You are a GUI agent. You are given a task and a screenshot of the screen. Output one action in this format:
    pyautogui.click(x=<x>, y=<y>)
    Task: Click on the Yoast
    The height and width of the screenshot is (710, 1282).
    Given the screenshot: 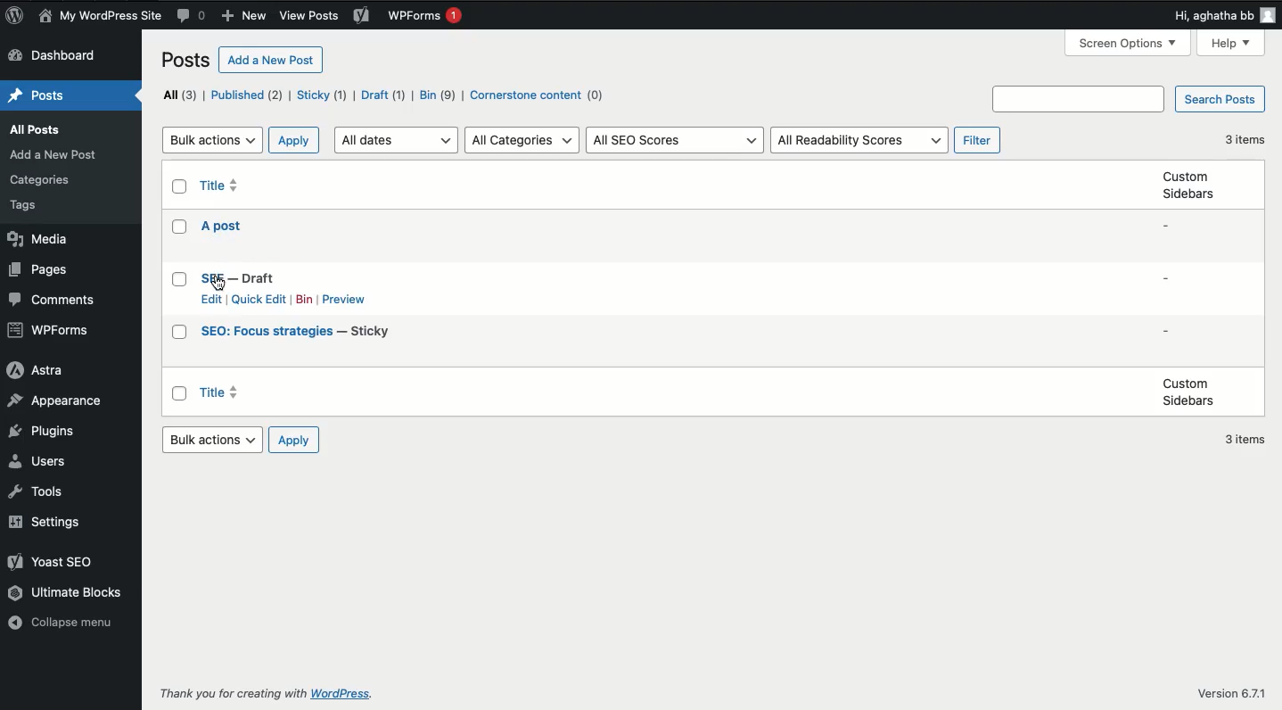 What is the action you would take?
    pyautogui.click(x=56, y=560)
    